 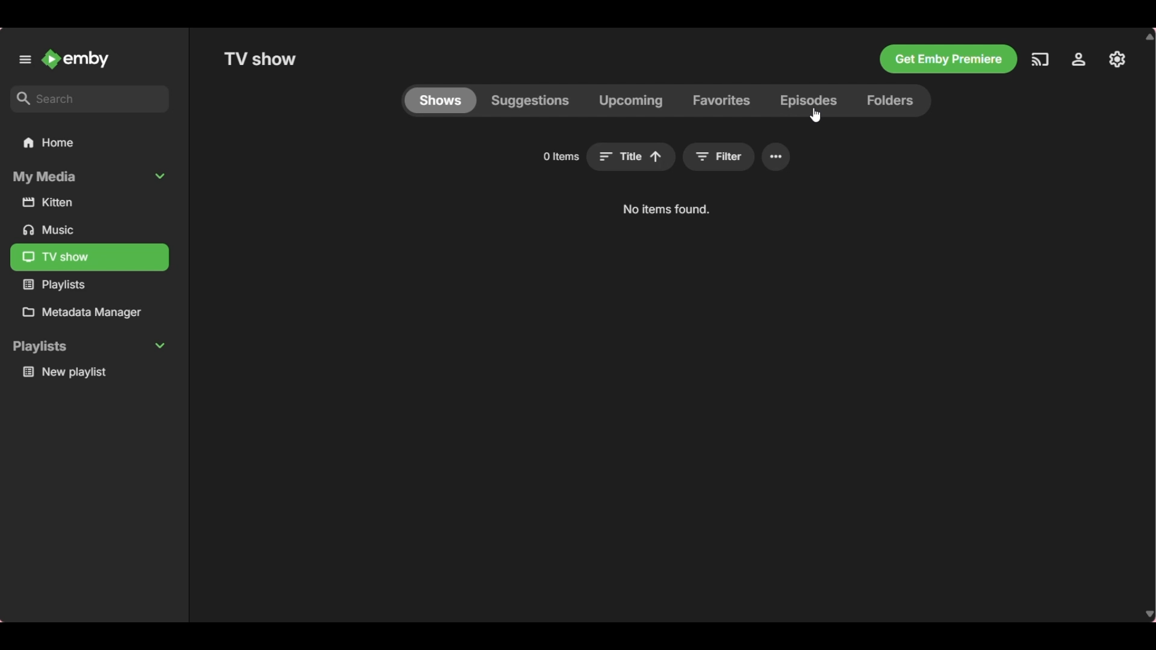 I want to click on Quick slide to top, so click(x=1148, y=37).